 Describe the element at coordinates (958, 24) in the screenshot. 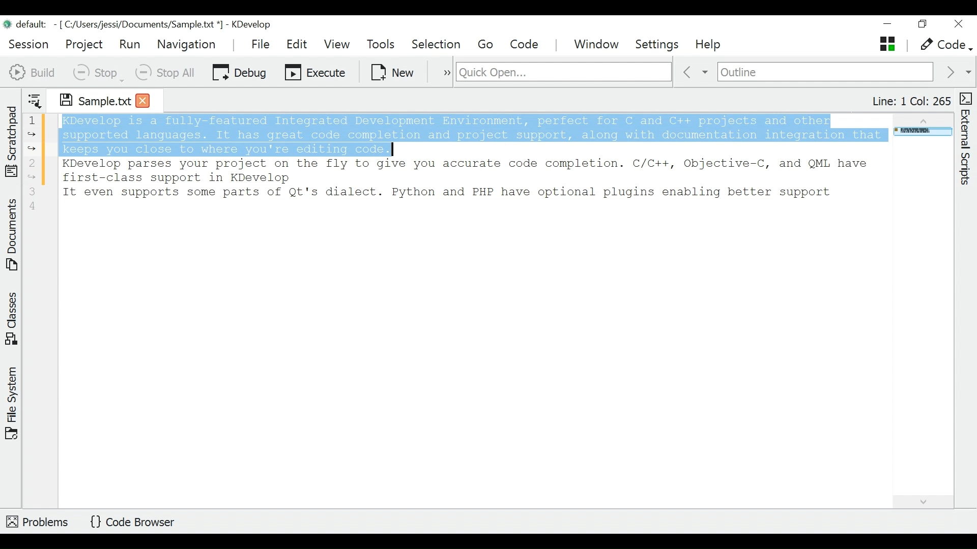

I see `Close` at that location.